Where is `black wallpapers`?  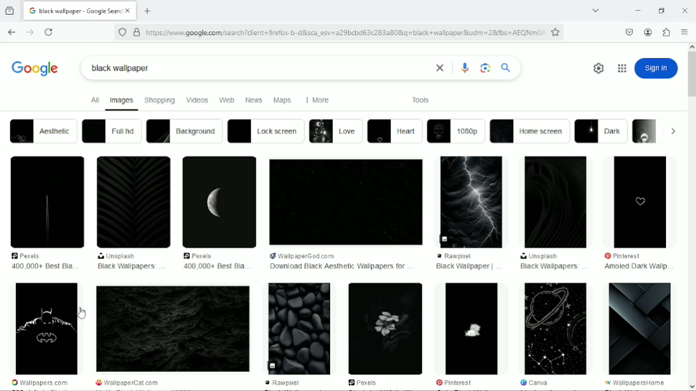 black wallpapers is located at coordinates (127, 267).